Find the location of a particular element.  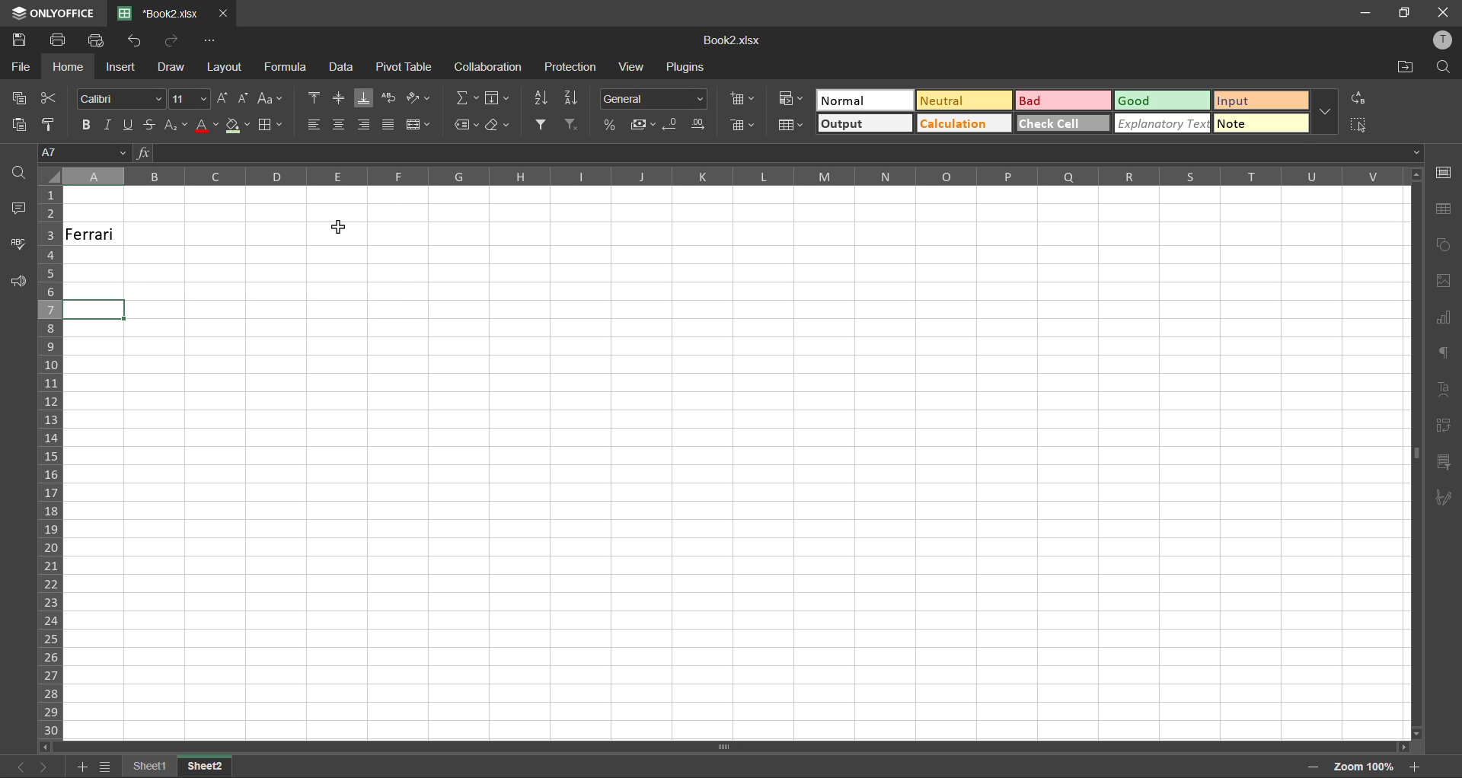

align right is located at coordinates (366, 125).